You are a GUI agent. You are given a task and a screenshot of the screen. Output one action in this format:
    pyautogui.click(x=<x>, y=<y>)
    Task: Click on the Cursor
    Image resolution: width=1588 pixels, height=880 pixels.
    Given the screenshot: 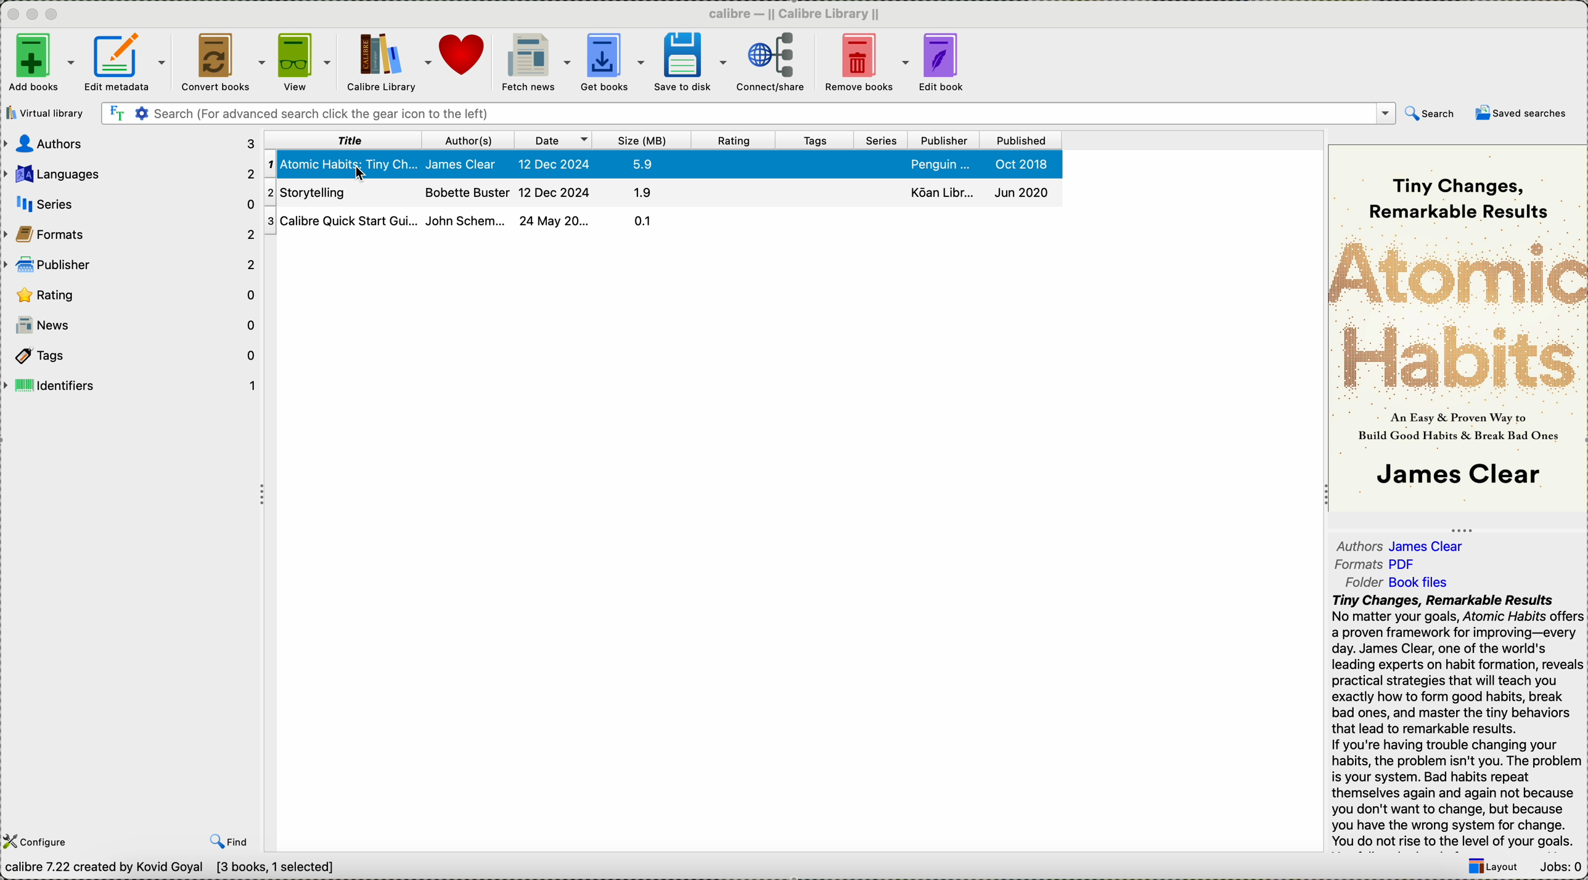 What is the action you would take?
    pyautogui.click(x=359, y=171)
    